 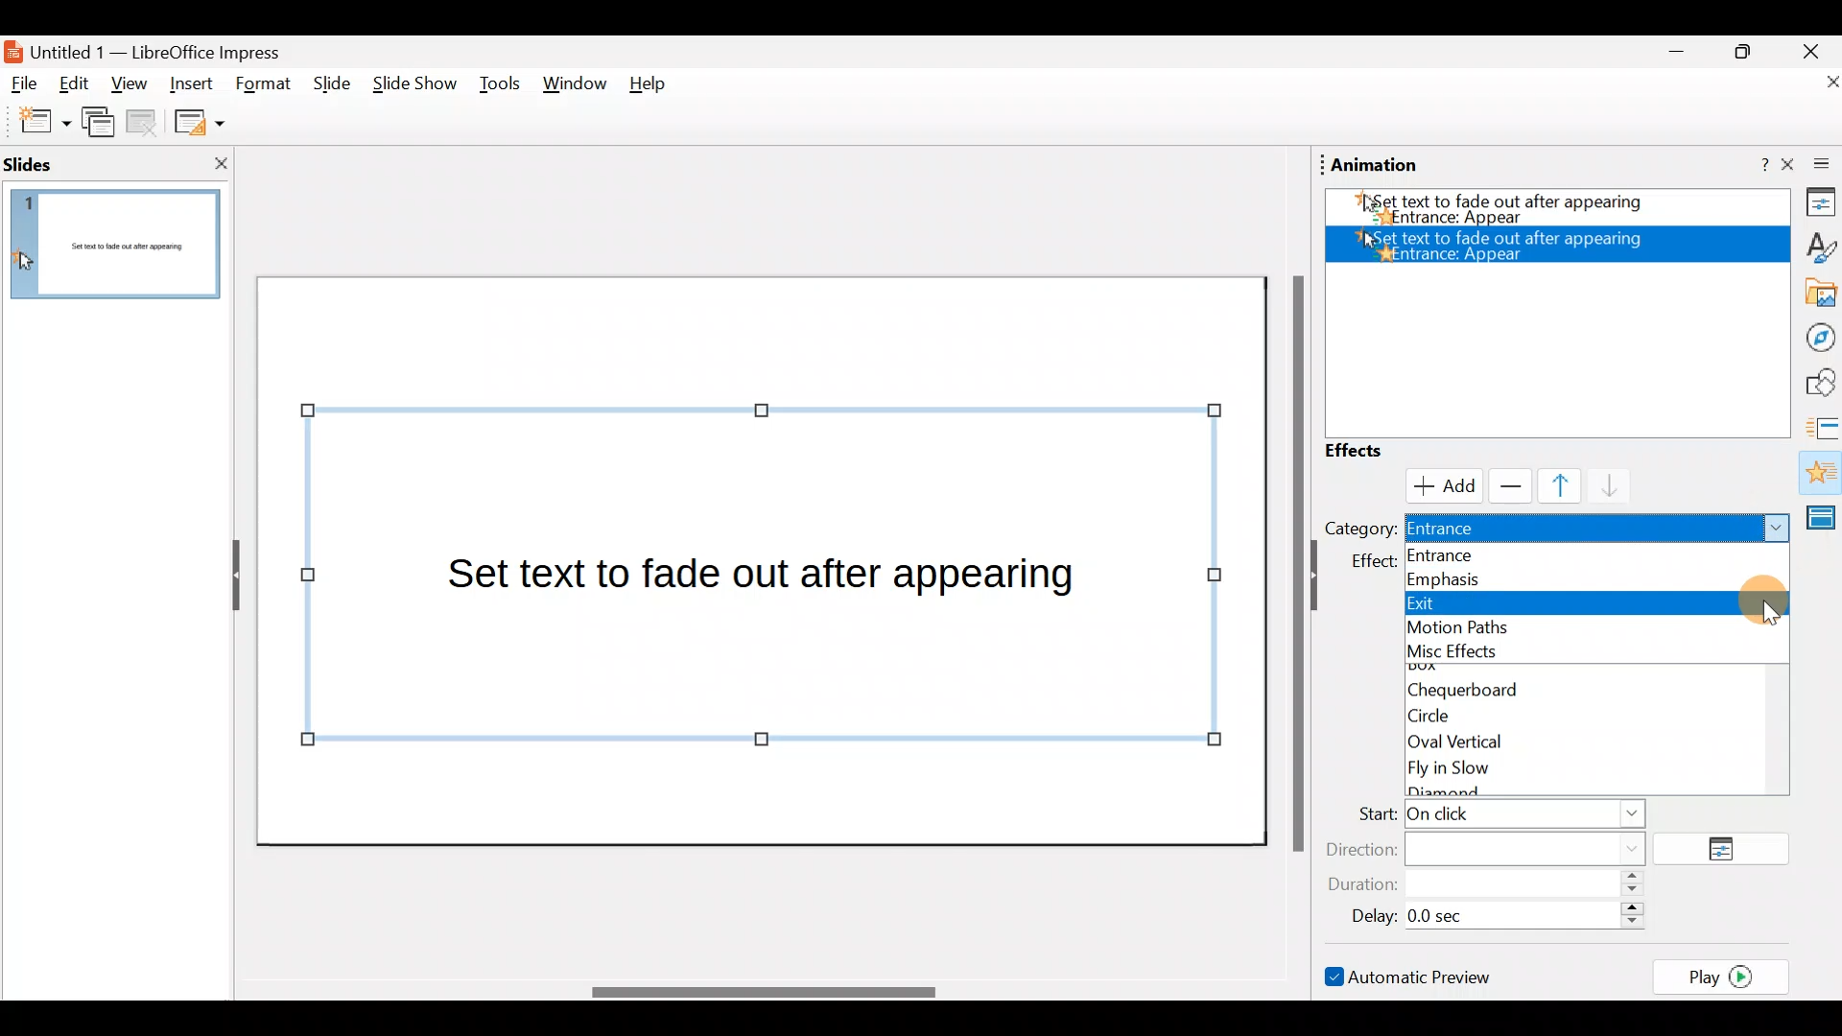 I want to click on Duration, so click(x=1492, y=885).